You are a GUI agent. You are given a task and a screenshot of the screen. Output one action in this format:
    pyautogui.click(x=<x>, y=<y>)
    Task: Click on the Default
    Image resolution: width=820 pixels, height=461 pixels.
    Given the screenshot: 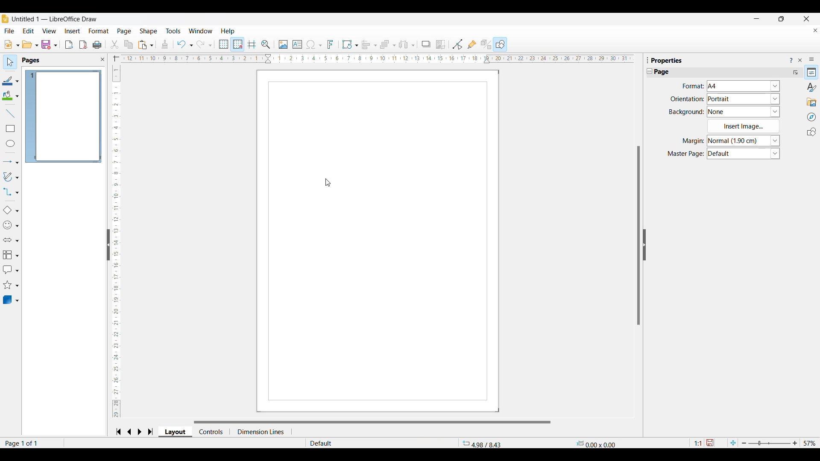 What is the action you would take?
    pyautogui.click(x=342, y=443)
    